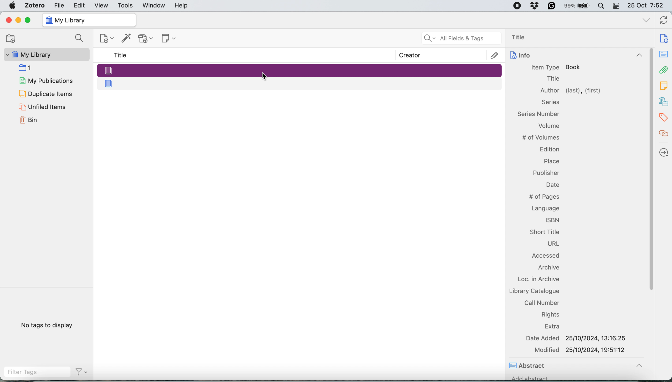  What do you see at coordinates (650, 201) in the screenshot?
I see `Scroll Bar` at bounding box center [650, 201].